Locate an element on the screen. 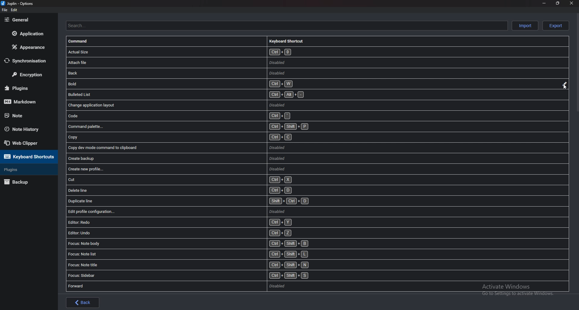 Image resolution: width=579 pixels, height=310 pixels. edit is located at coordinates (564, 84).